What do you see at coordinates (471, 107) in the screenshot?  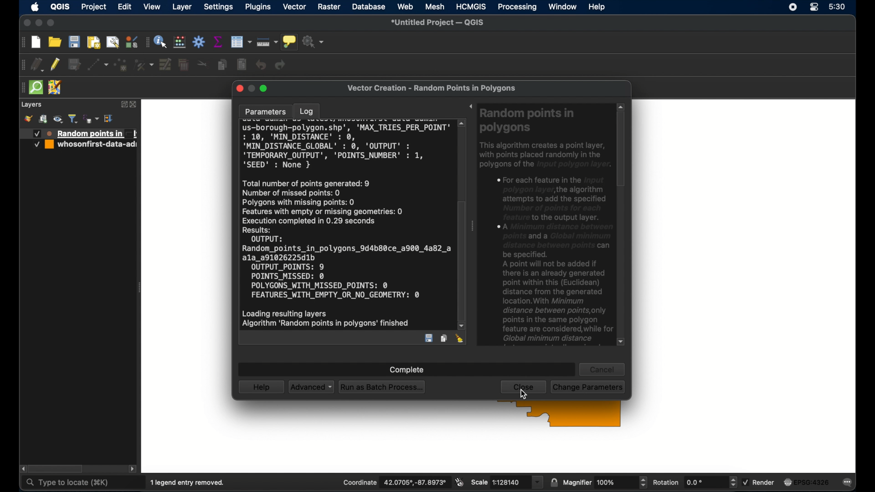 I see `expand` at bounding box center [471, 107].